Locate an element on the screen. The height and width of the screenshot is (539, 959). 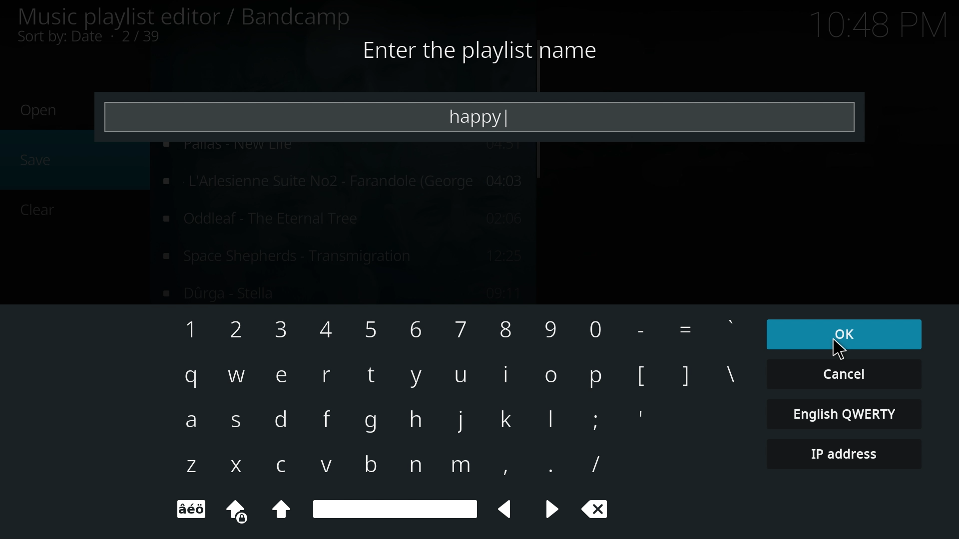
cursor is located at coordinates (836, 353).